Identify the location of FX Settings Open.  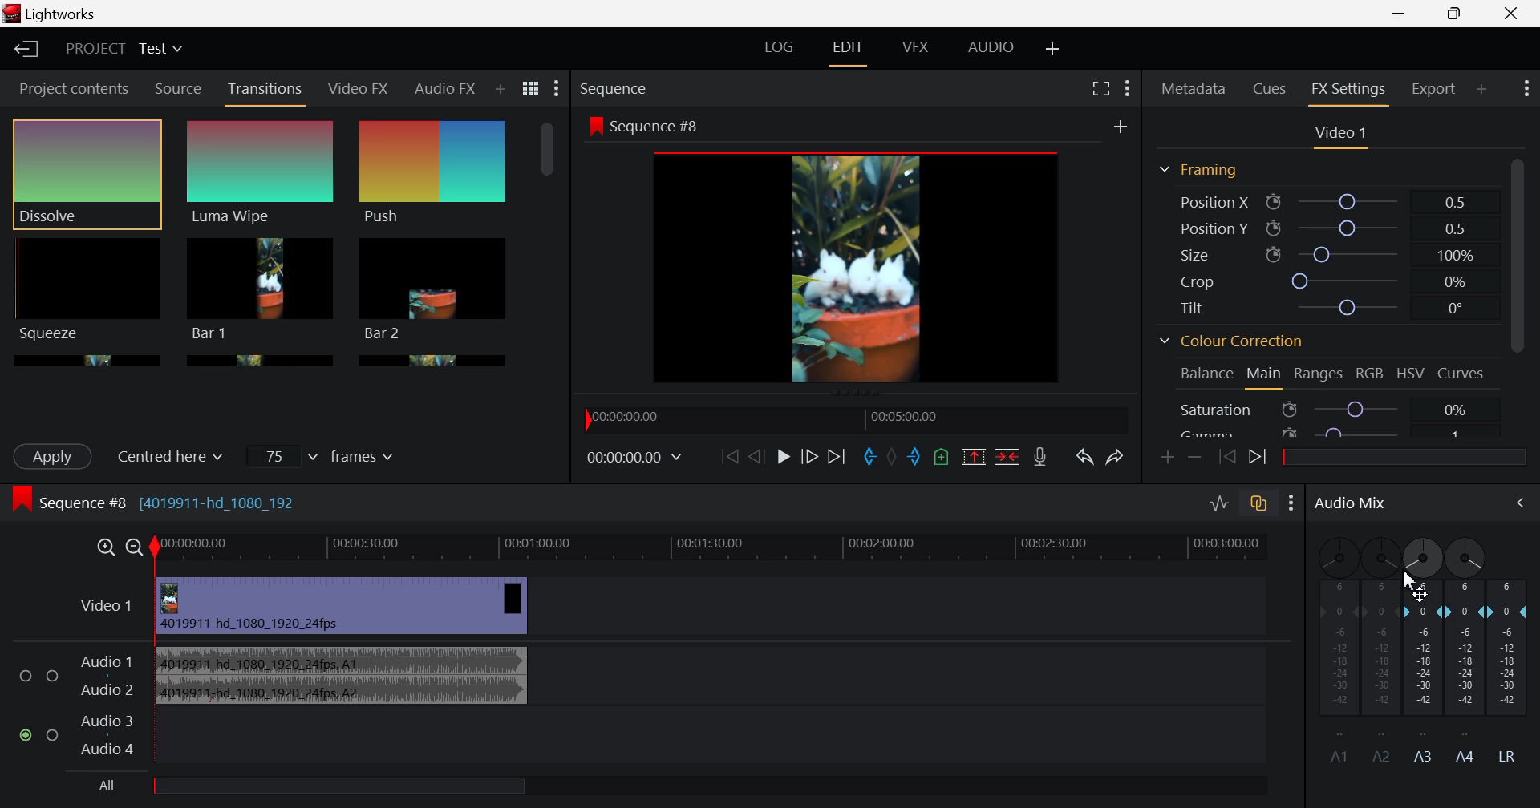
(1351, 91).